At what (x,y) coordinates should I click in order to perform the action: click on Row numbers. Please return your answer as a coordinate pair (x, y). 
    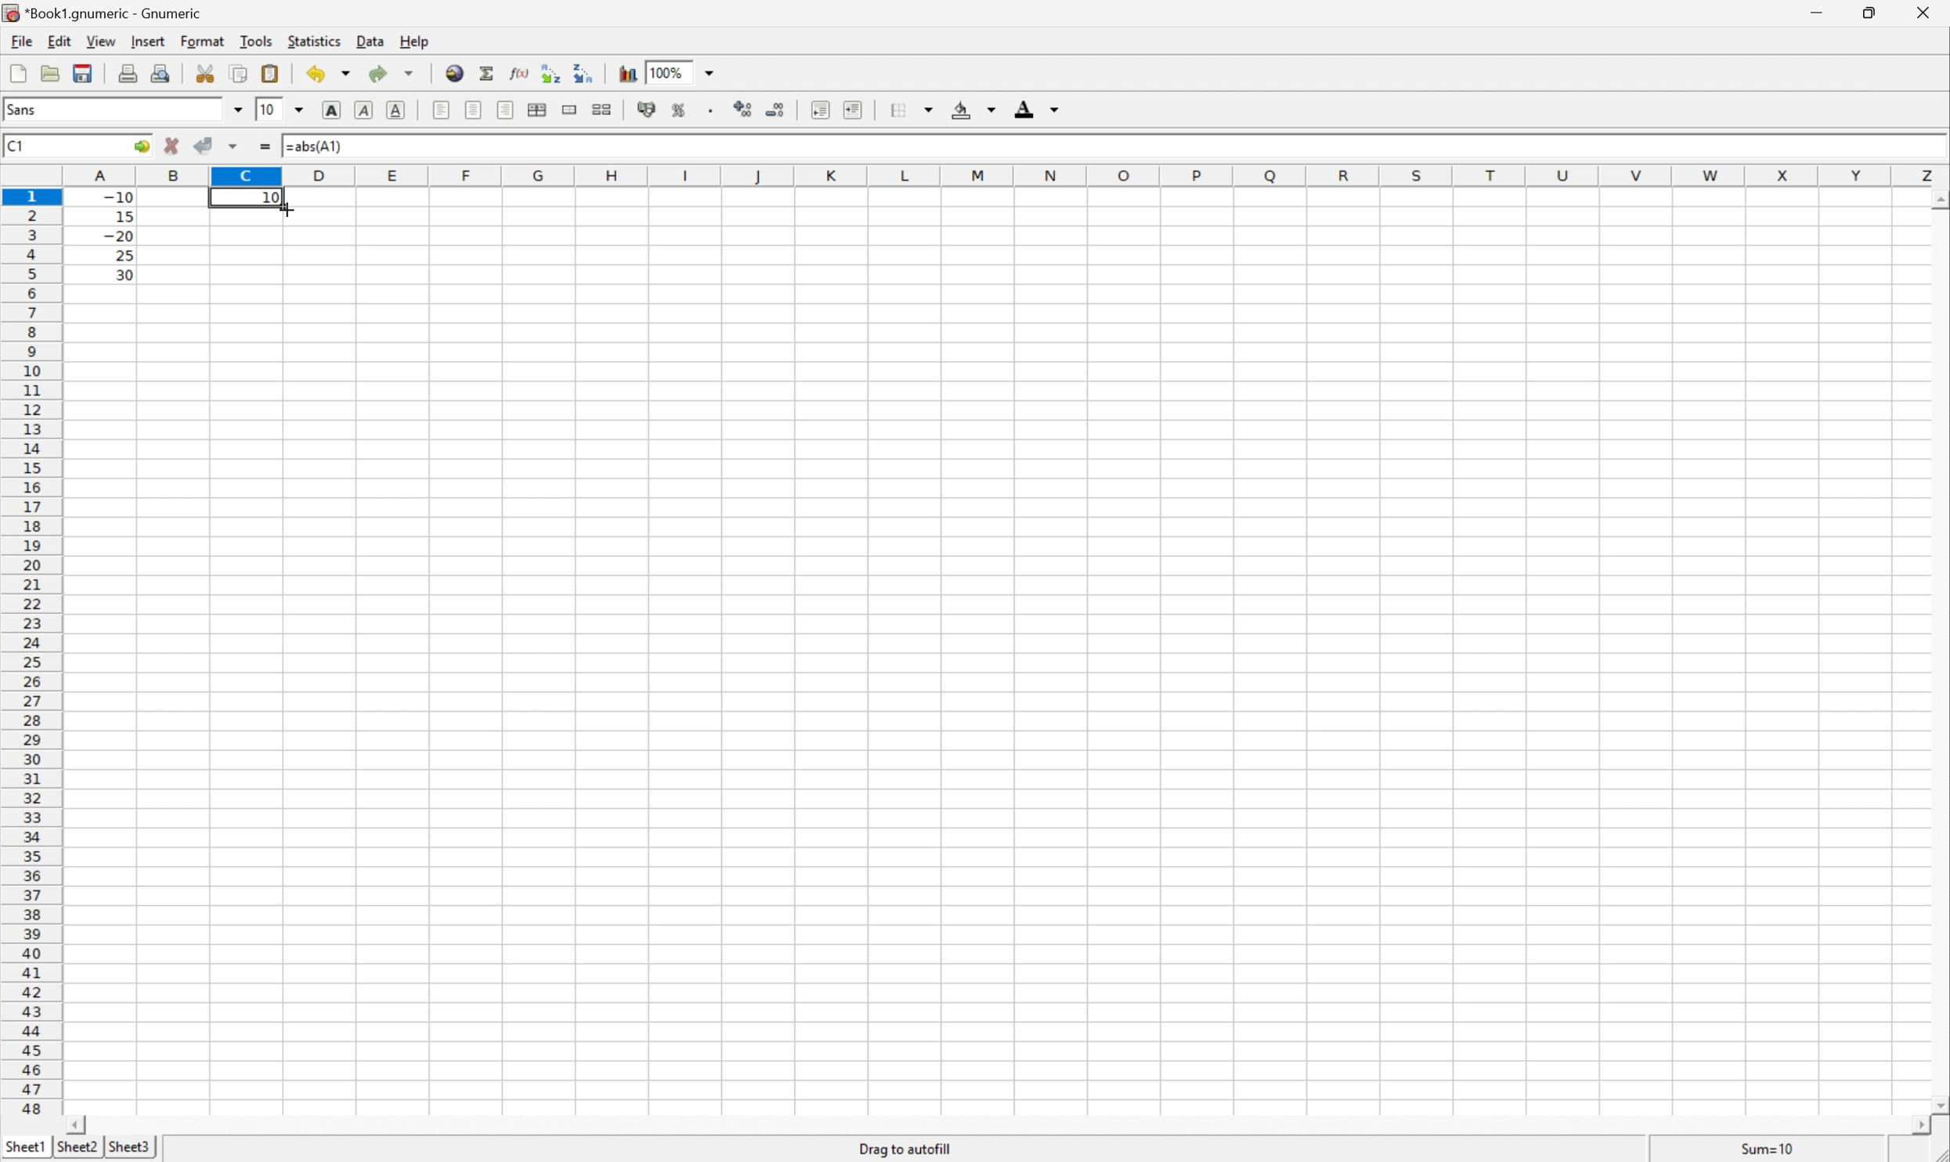
    Looking at the image, I should click on (31, 655).